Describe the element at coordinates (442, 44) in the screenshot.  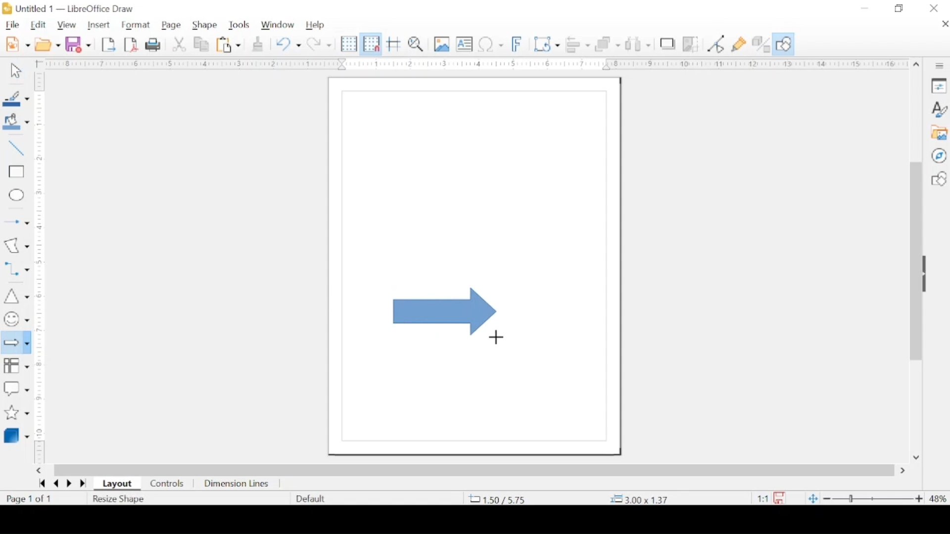
I see `insert image` at that location.